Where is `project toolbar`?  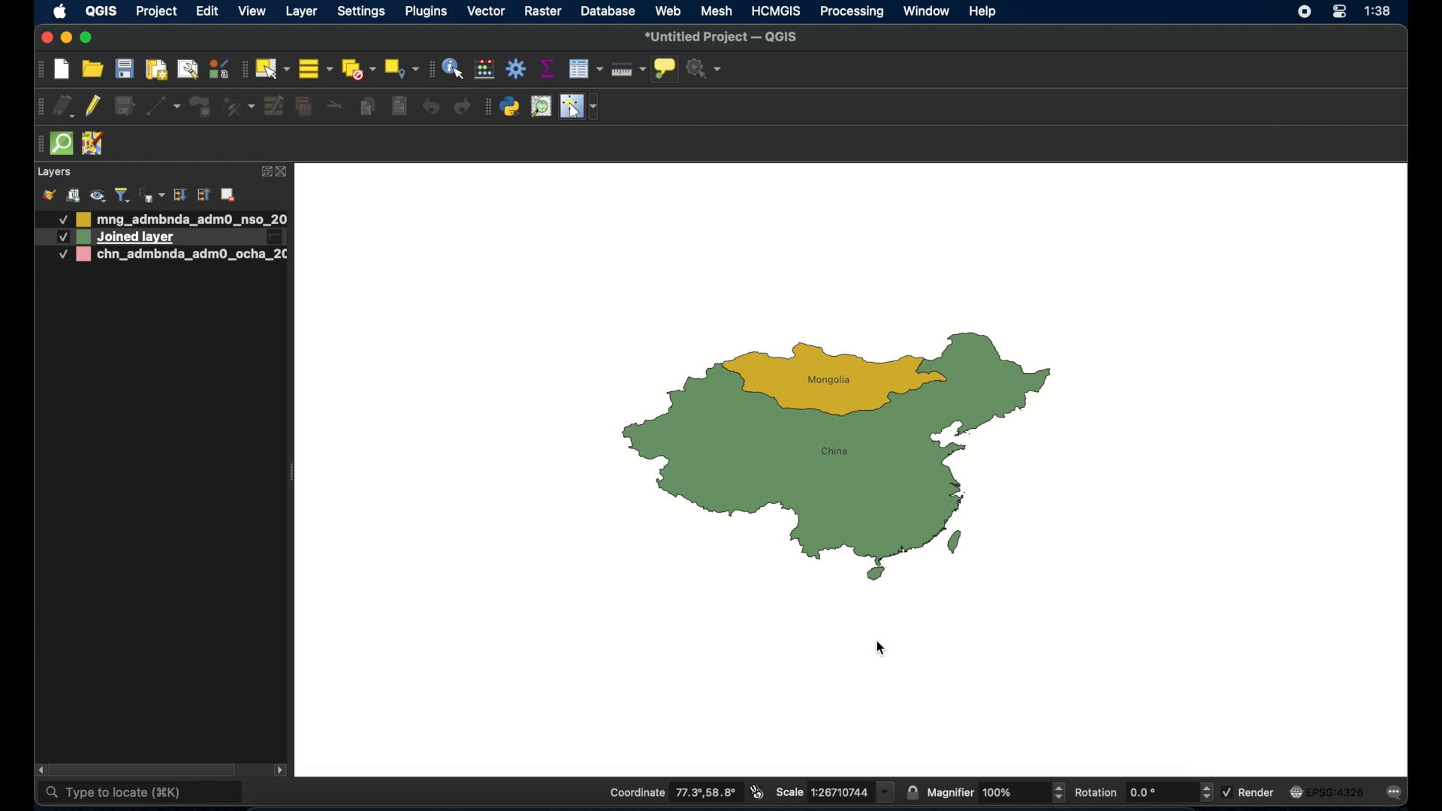 project toolbar is located at coordinates (38, 70).